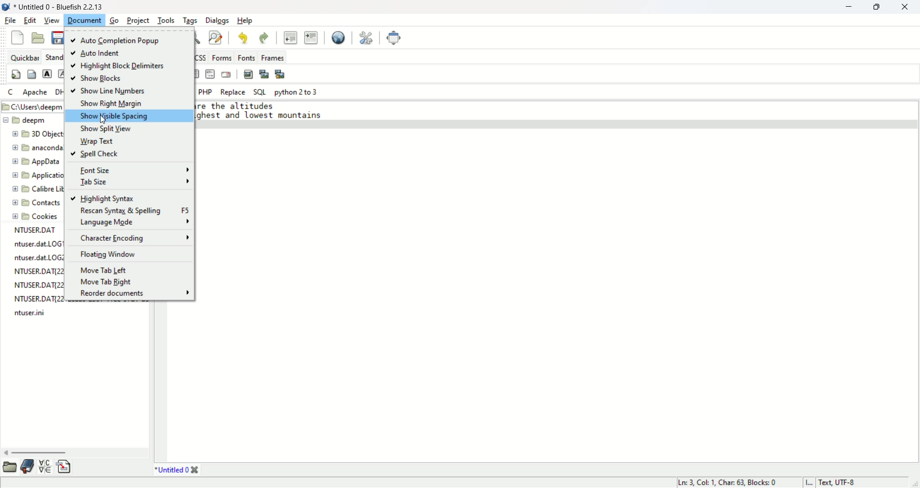 The image size is (920, 488). What do you see at coordinates (274, 56) in the screenshot?
I see `frames` at bounding box center [274, 56].